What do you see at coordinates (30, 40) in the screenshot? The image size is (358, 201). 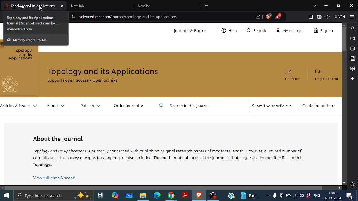 I see `Memory usage by current tab` at bounding box center [30, 40].